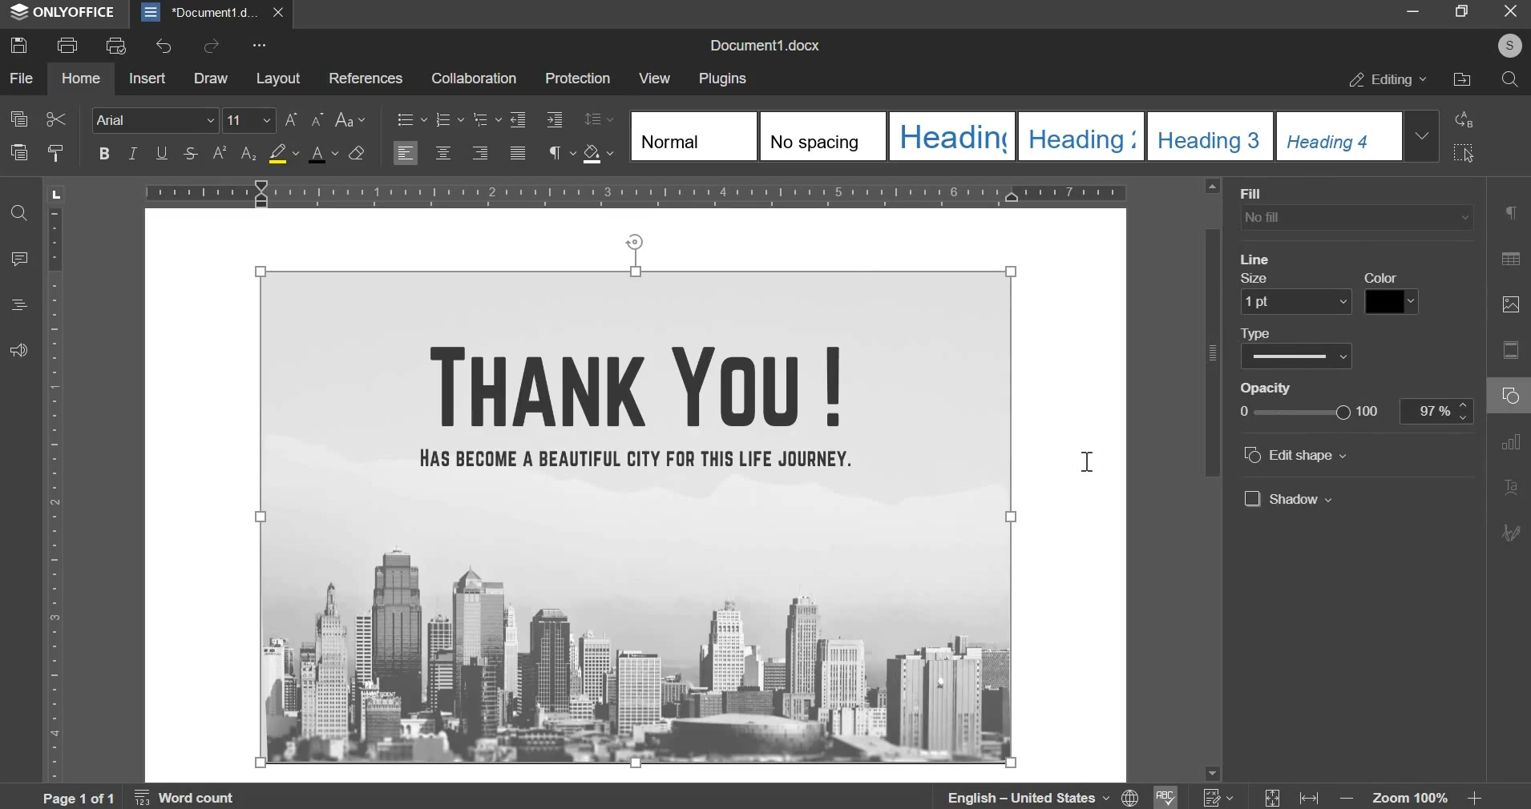 This screenshot has width=1531, height=809. What do you see at coordinates (482, 151) in the screenshot?
I see `align right` at bounding box center [482, 151].